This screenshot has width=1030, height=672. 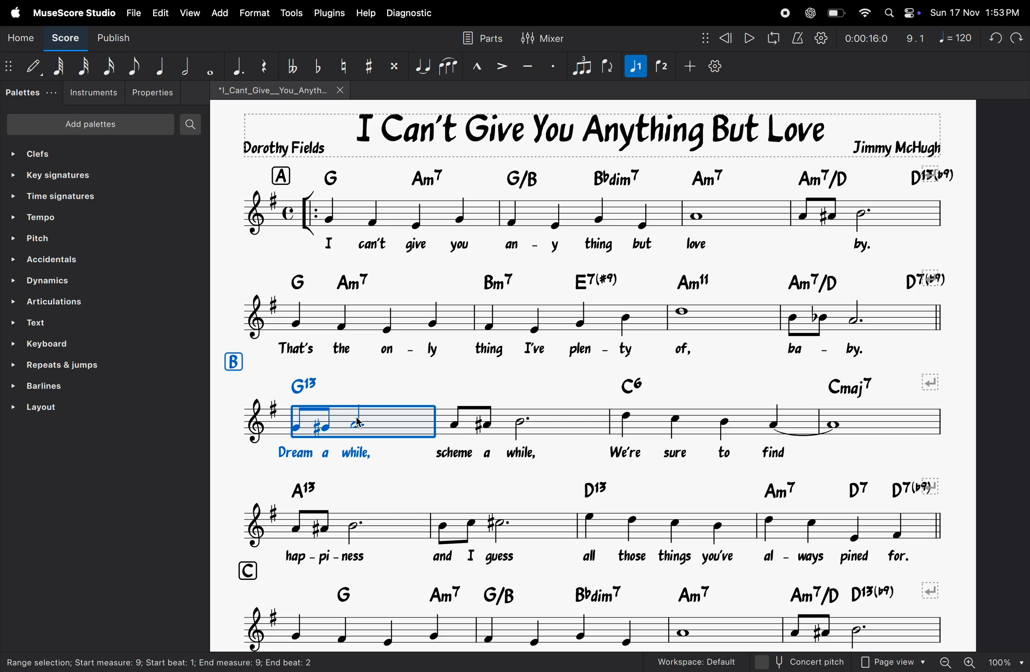 What do you see at coordinates (589, 349) in the screenshot?
I see `lyrics` at bounding box center [589, 349].